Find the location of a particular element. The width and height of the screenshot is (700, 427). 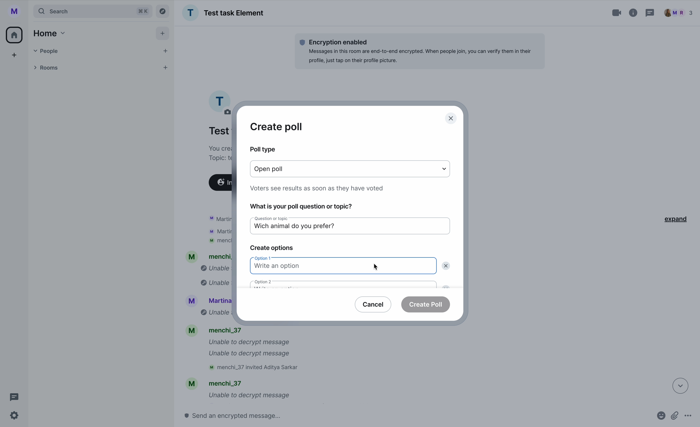

mM mencni_s/
Unable to decrypt message is located at coordinates (238, 390).